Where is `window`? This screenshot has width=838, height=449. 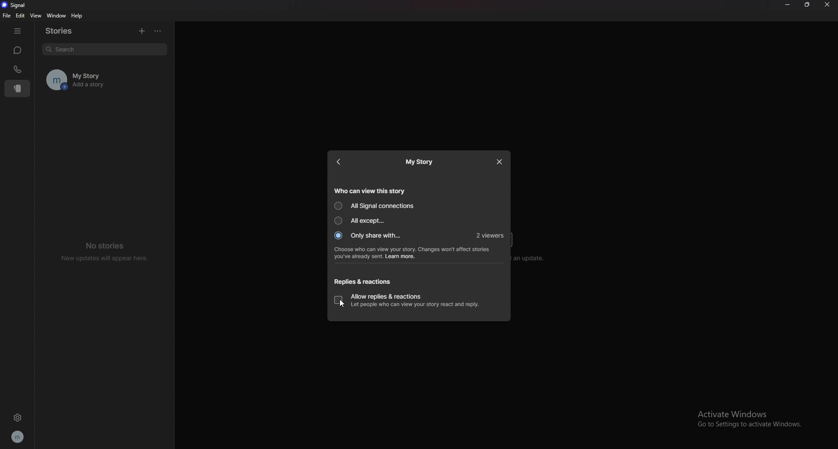 window is located at coordinates (55, 15).